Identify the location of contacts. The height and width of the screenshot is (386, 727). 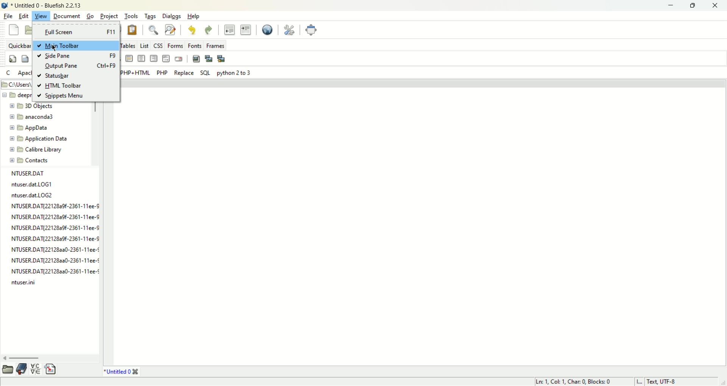
(30, 161).